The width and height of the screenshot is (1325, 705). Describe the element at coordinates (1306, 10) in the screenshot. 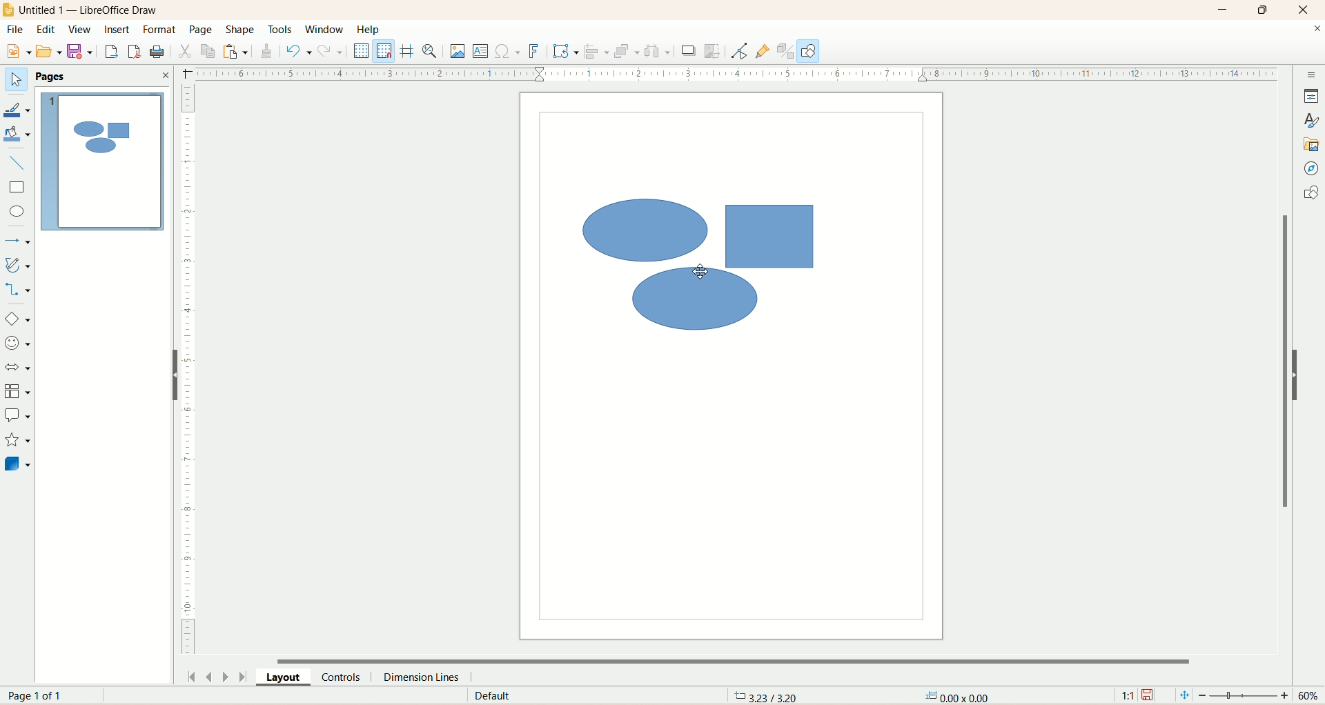

I see `close` at that location.